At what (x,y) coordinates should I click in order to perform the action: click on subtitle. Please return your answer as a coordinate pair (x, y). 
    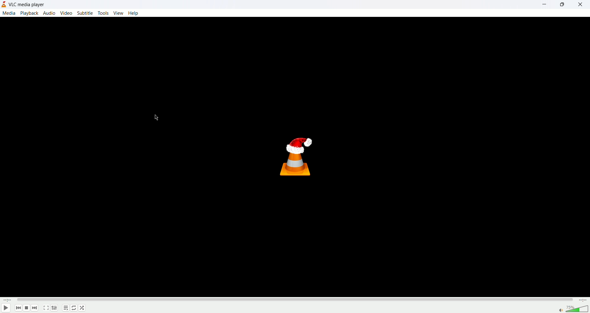
    Looking at the image, I should click on (85, 13).